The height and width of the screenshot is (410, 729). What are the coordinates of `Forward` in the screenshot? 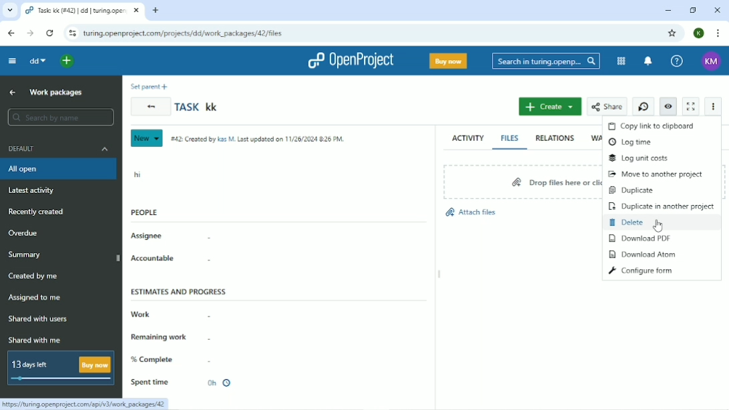 It's located at (32, 33).